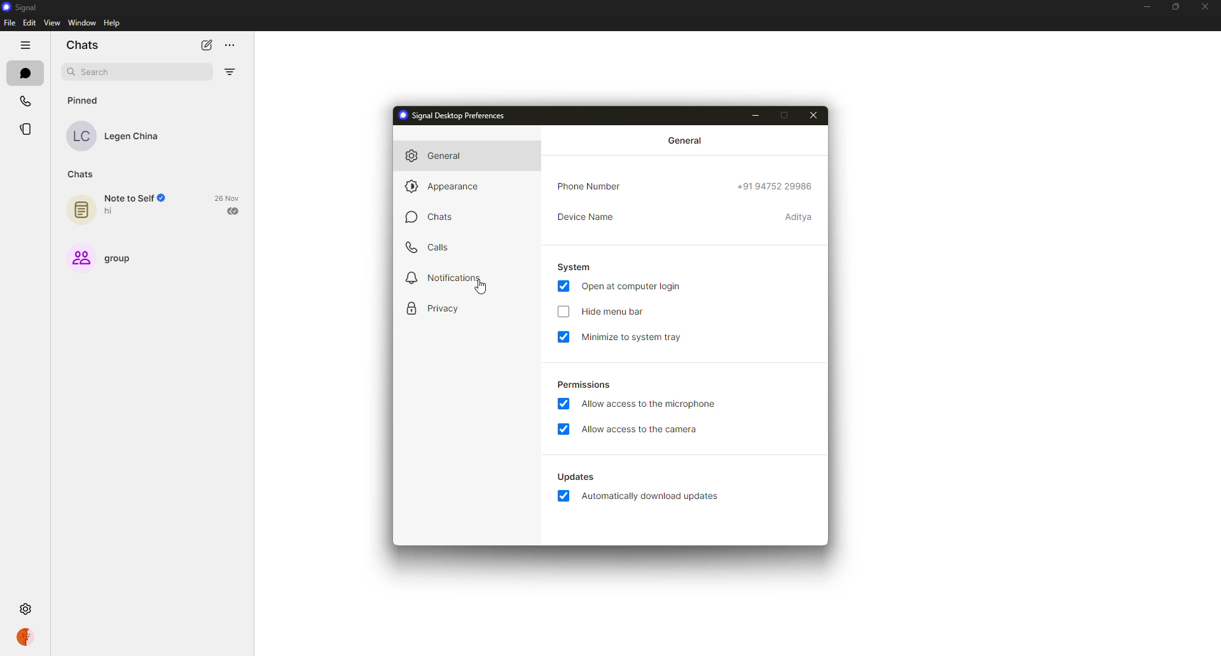  I want to click on +9194752 29986, so click(776, 188).